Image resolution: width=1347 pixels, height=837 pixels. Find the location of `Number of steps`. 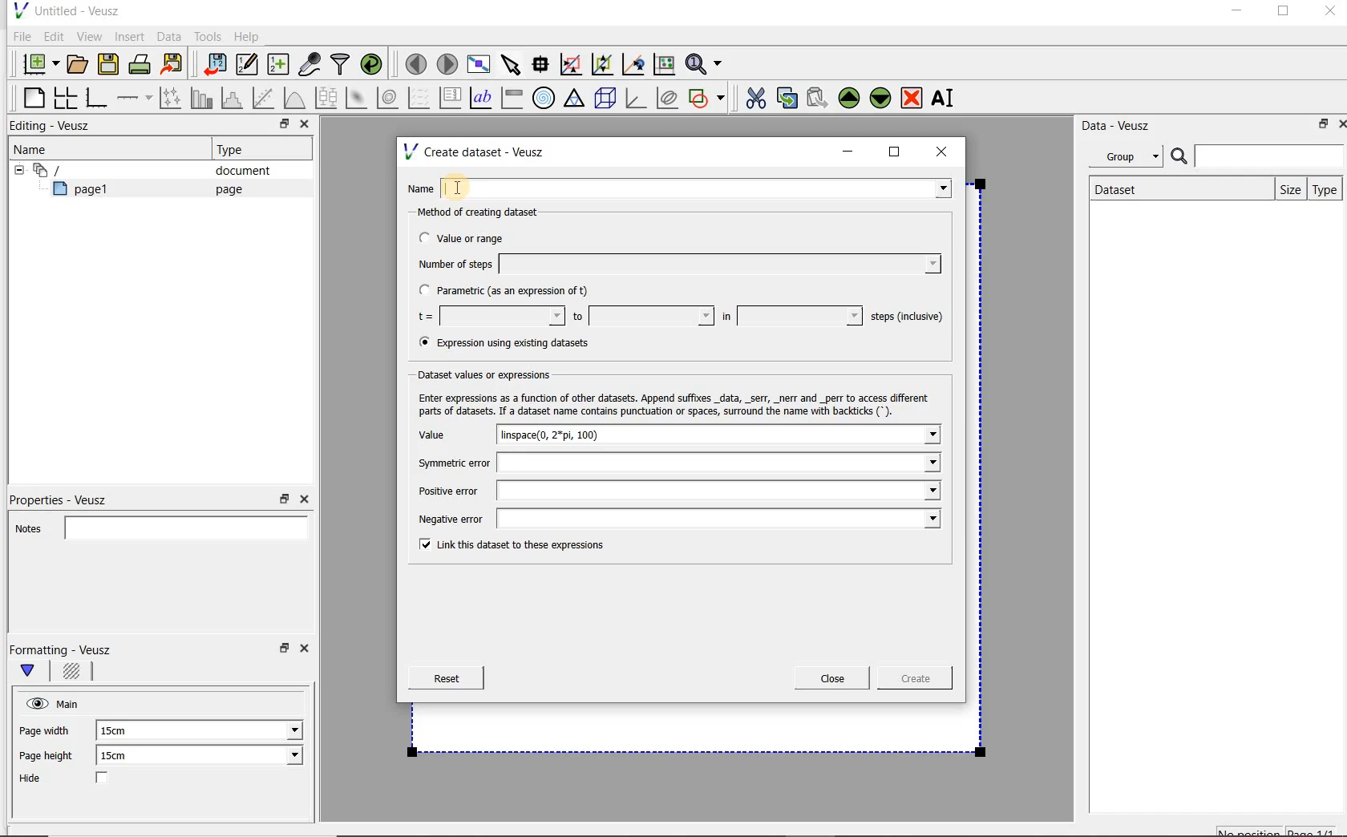

Number of steps is located at coordinates (674, 264).